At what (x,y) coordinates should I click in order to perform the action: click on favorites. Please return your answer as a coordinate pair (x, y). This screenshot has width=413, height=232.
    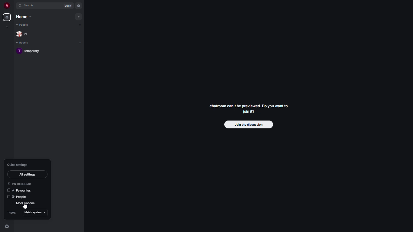
    Looking at the image, I should click on (24, 190).